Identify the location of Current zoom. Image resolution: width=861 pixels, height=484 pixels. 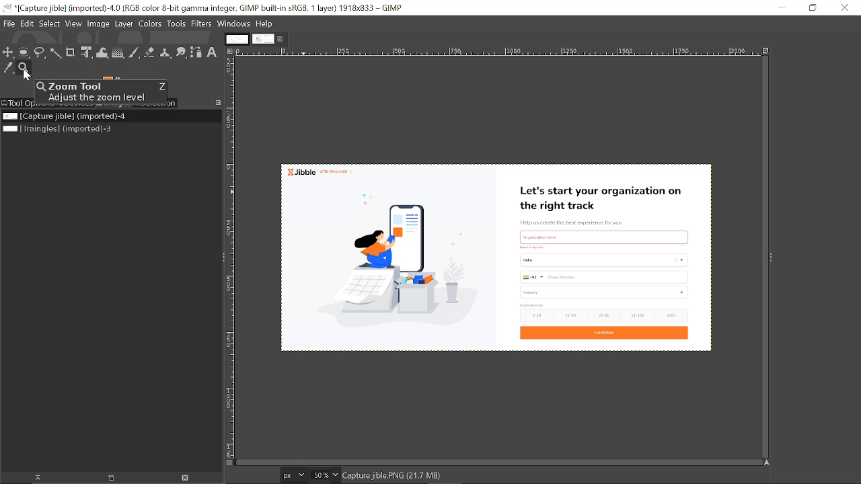
(320, 475).